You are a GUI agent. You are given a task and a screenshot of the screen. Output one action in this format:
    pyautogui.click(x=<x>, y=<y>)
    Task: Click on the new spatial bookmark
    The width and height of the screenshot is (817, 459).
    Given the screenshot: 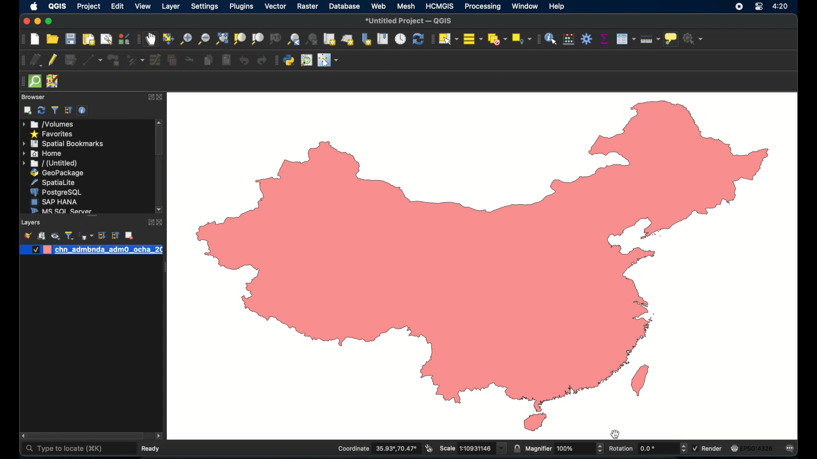 What is the action you would take?
    pyautogui.click(x=367, y=40)
    